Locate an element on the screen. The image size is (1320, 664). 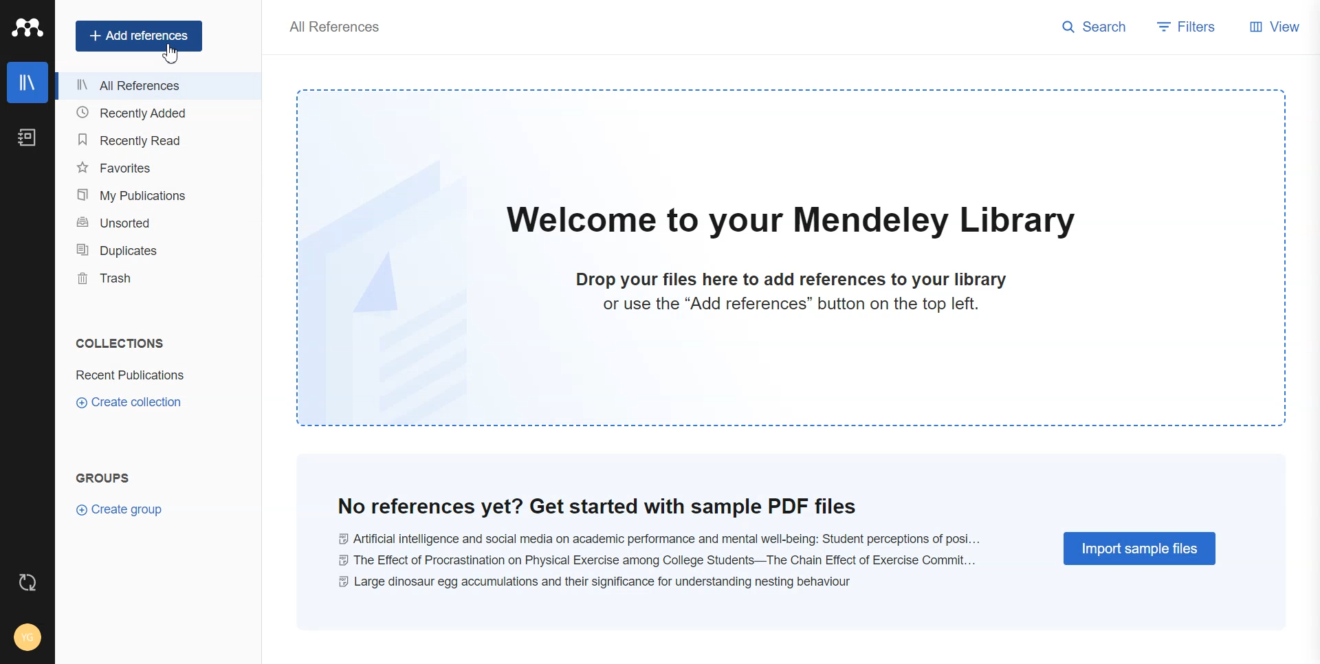
Recently Read is located at coordinates (152, 139).